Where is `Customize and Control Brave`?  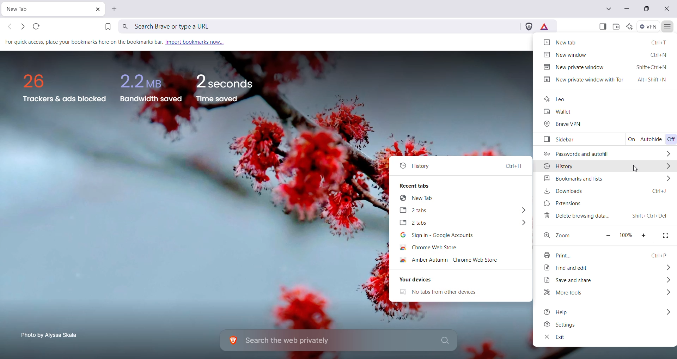
Customize and Control Brave is located at coordinates (668, 27).